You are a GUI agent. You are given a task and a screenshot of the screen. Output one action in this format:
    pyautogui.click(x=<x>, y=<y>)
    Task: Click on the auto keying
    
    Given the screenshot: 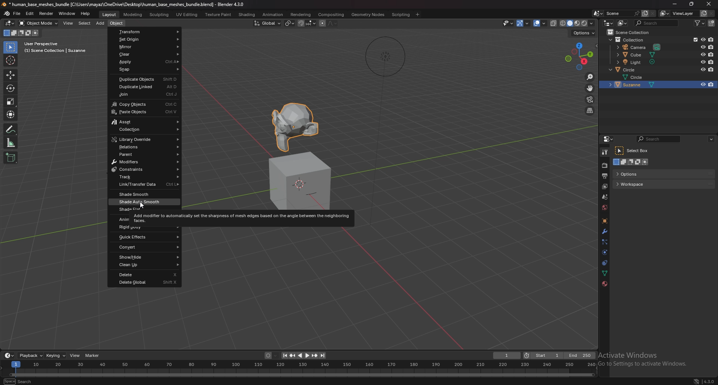 What is the action you would take?
    pyautogui.click(x=270, y=355)
    